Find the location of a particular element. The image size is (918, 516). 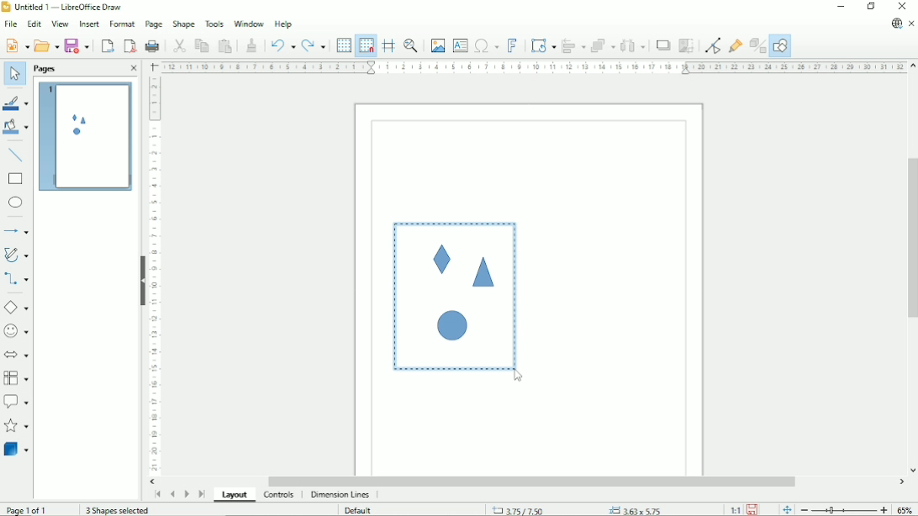

Preview is located at coordinates (83, 137).